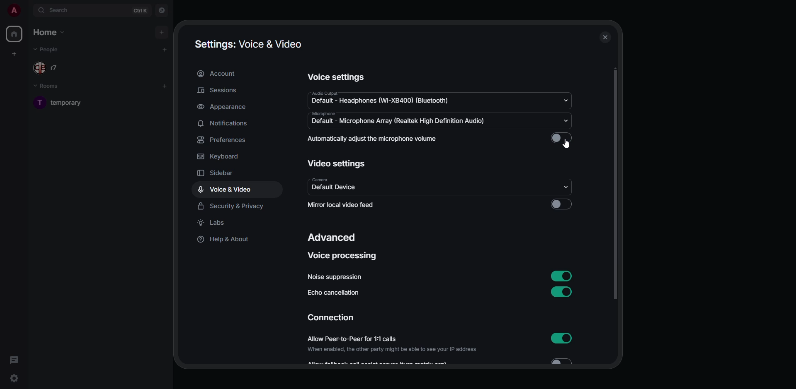  I want to click on help & about, so click(227, 240).